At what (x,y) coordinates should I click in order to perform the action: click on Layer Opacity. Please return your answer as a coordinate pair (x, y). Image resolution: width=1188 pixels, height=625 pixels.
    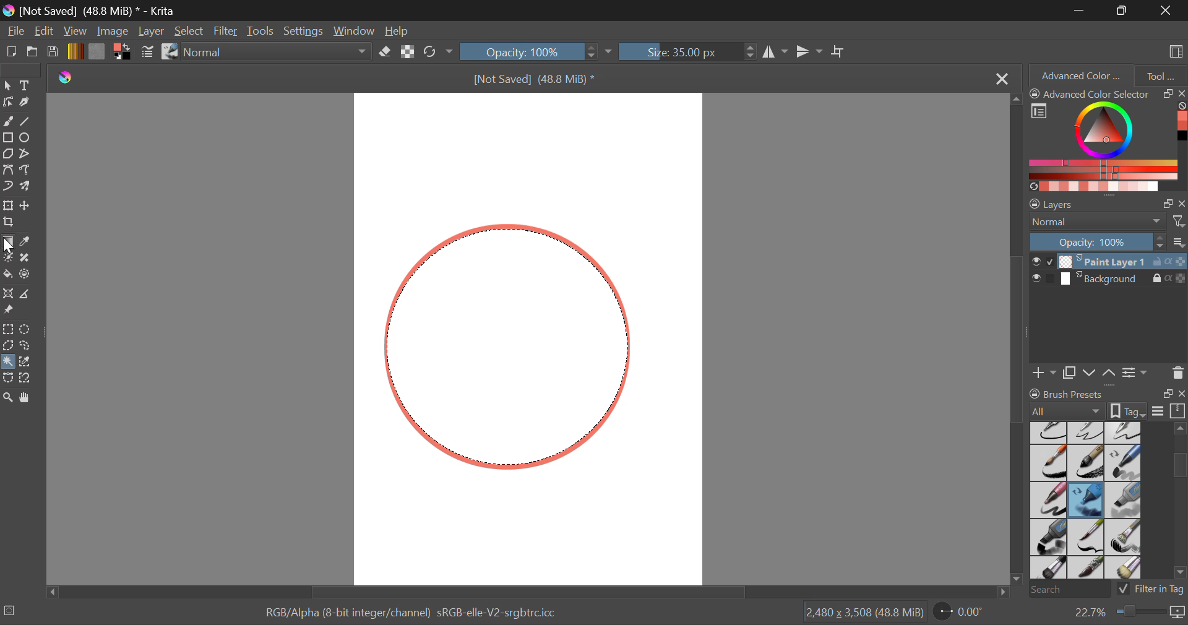
    Looking at the image, I should click on (1108, 241).